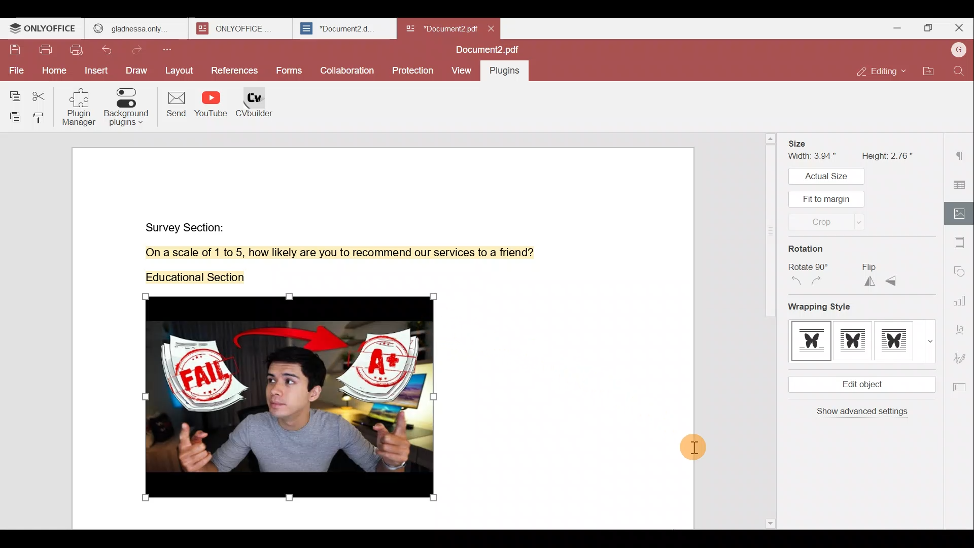  I want to click on Plugin manager, so click(81, 110).